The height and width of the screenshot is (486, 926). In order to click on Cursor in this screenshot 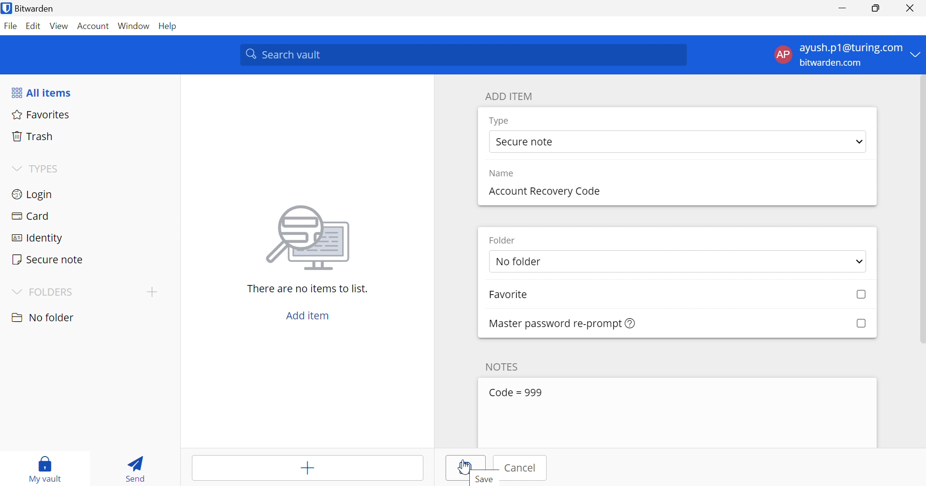, I will do `click(464, 466)`.